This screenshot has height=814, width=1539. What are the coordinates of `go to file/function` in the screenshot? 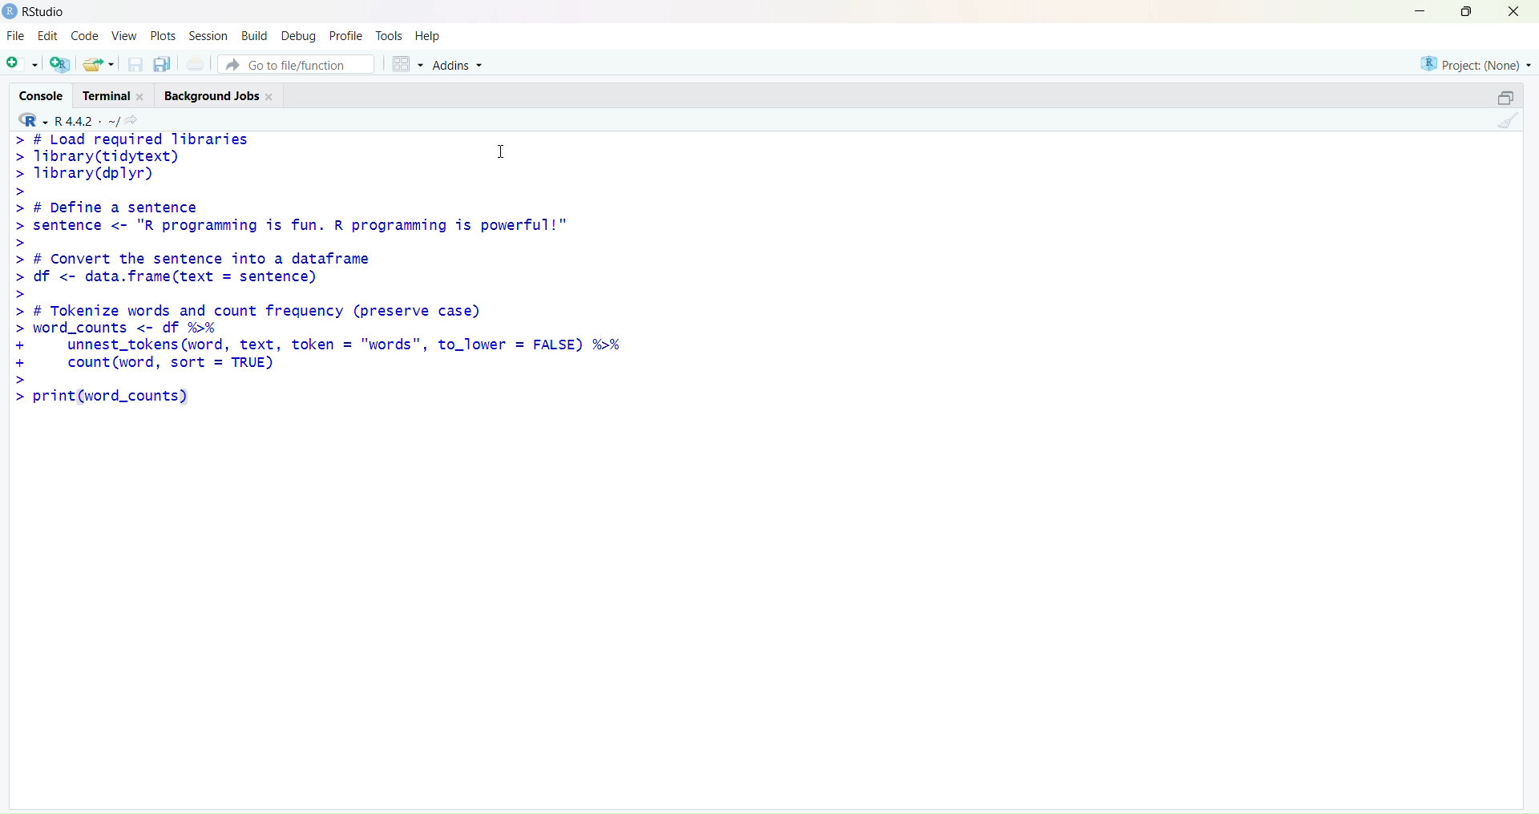 It's located at (296, 65).